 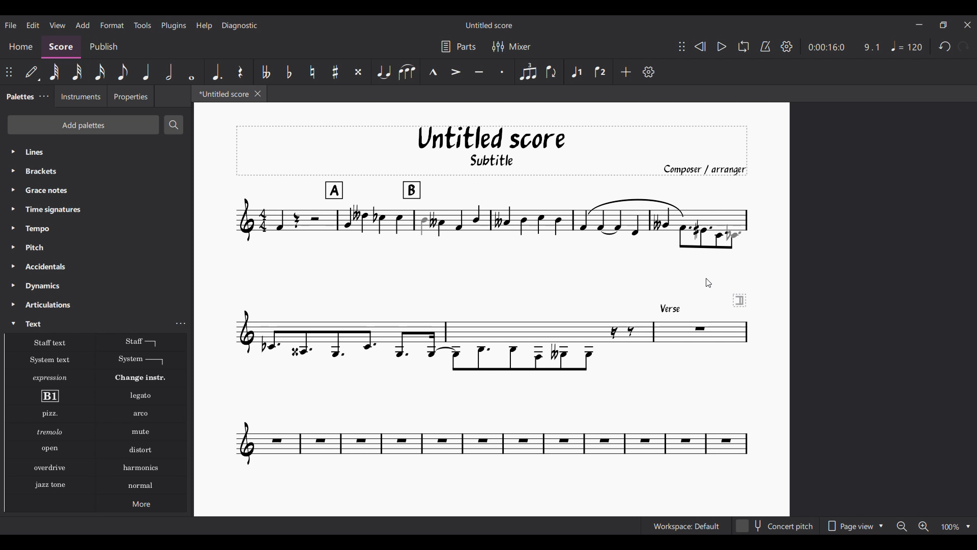 What do you see at coordinates (50, 414) in the screenshot?
I see `Pizzicato` at bounding box center [50, 414].